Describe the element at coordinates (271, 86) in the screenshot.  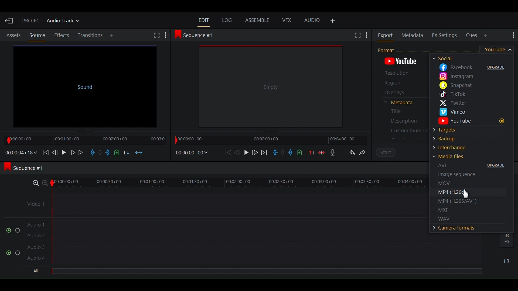
I see `Media Viewer` at that location.